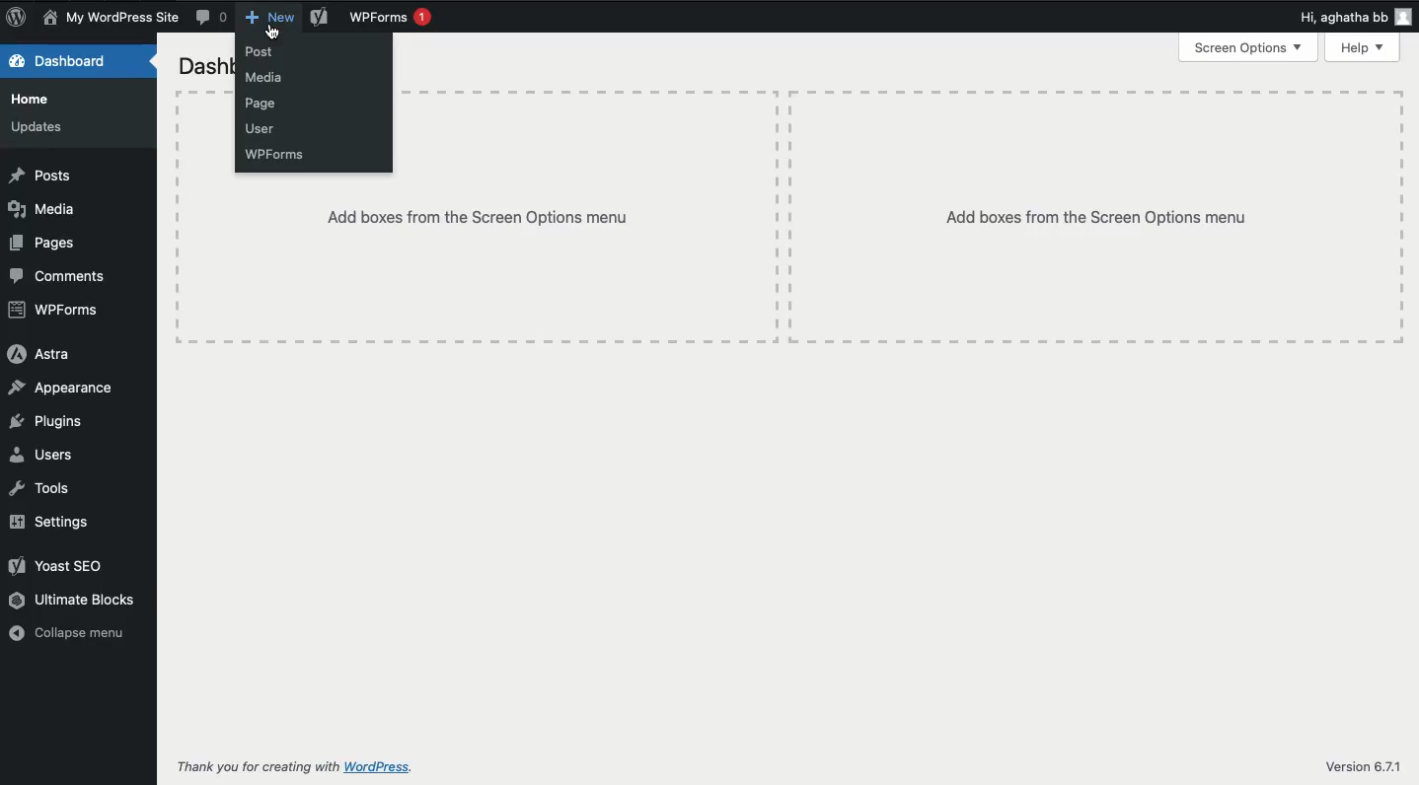 The height and width of the screenshot is (785, 1419). I want to click on Ultimate blocks, so click(73, 601).